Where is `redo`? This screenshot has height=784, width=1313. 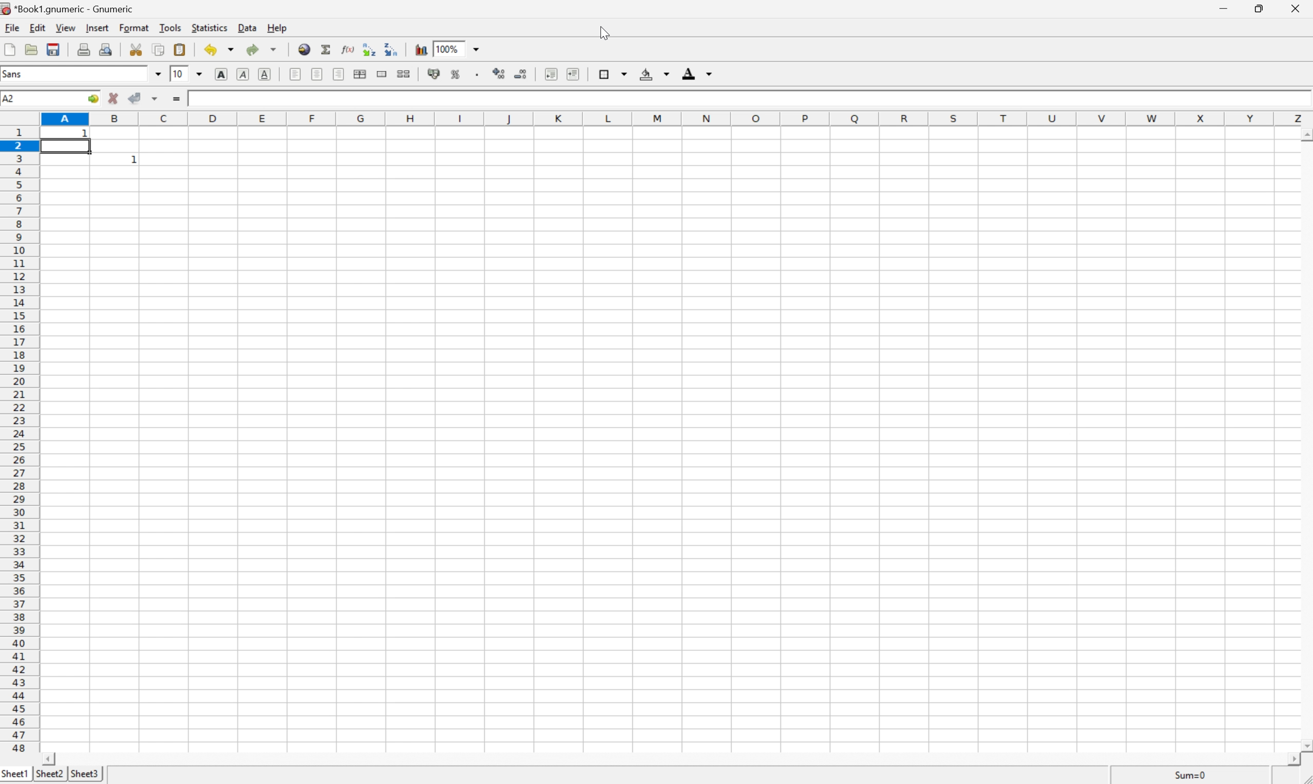
redo is located at coordinates (263, 50).